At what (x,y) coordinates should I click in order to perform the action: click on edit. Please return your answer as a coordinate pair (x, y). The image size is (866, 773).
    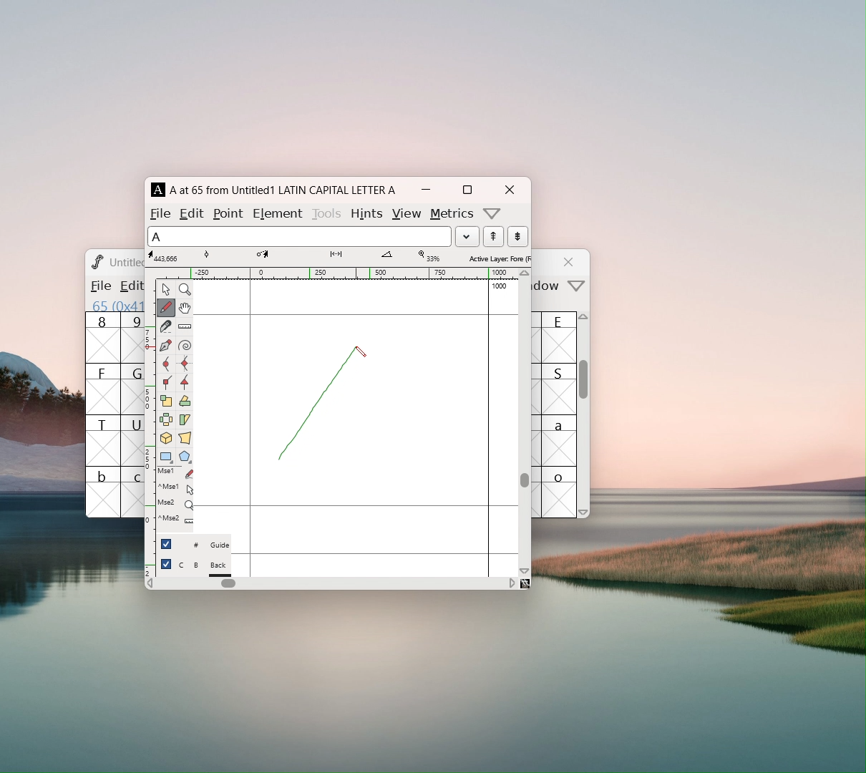
    Looking at the image, I should click on (193, 213).